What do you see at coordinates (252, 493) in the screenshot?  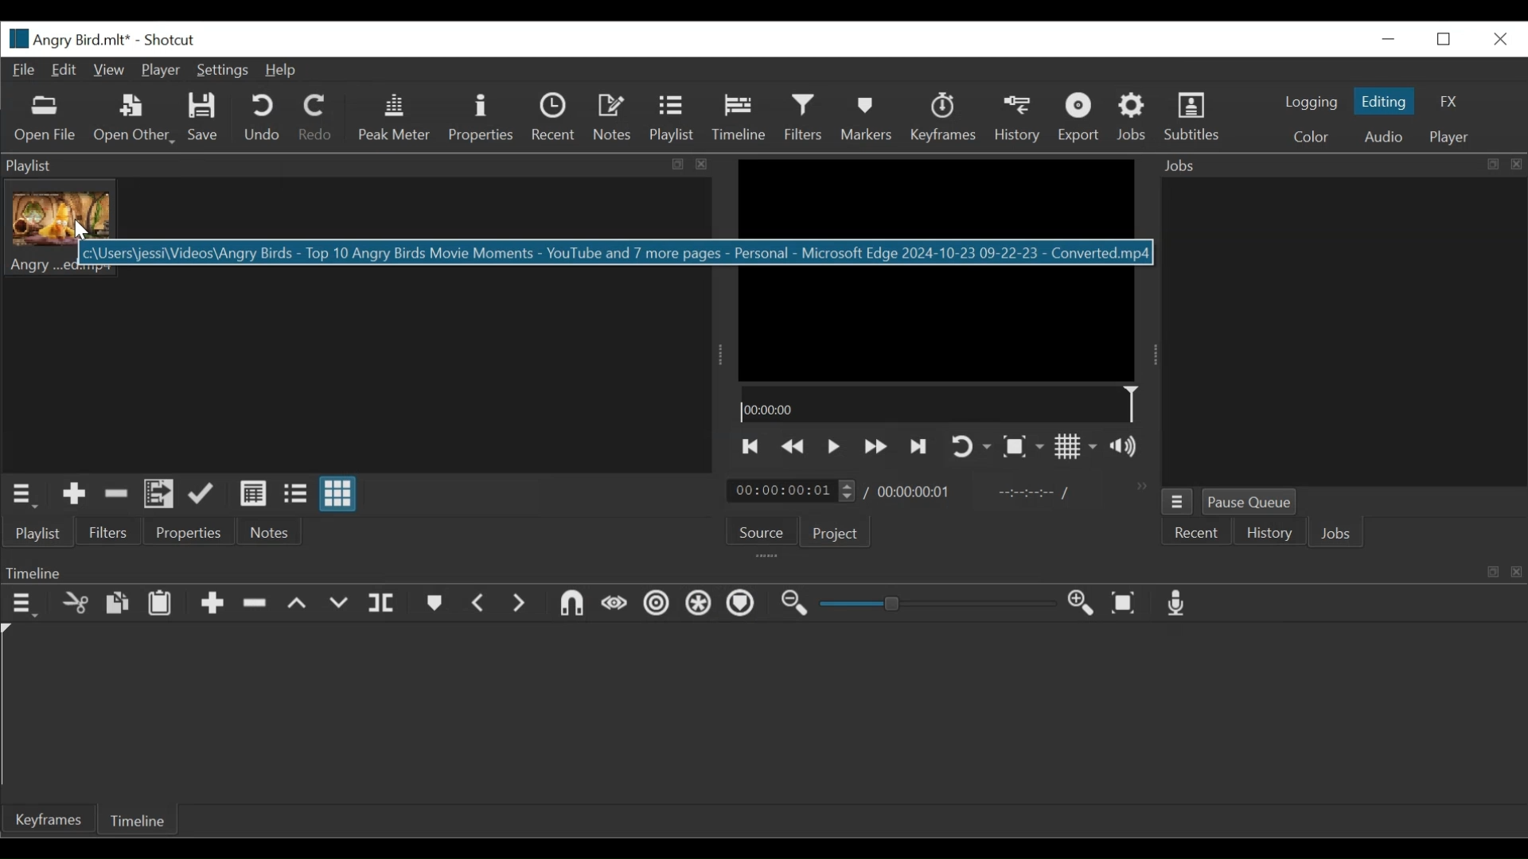 I see `View as Detail` at bounding box center [252, 493].